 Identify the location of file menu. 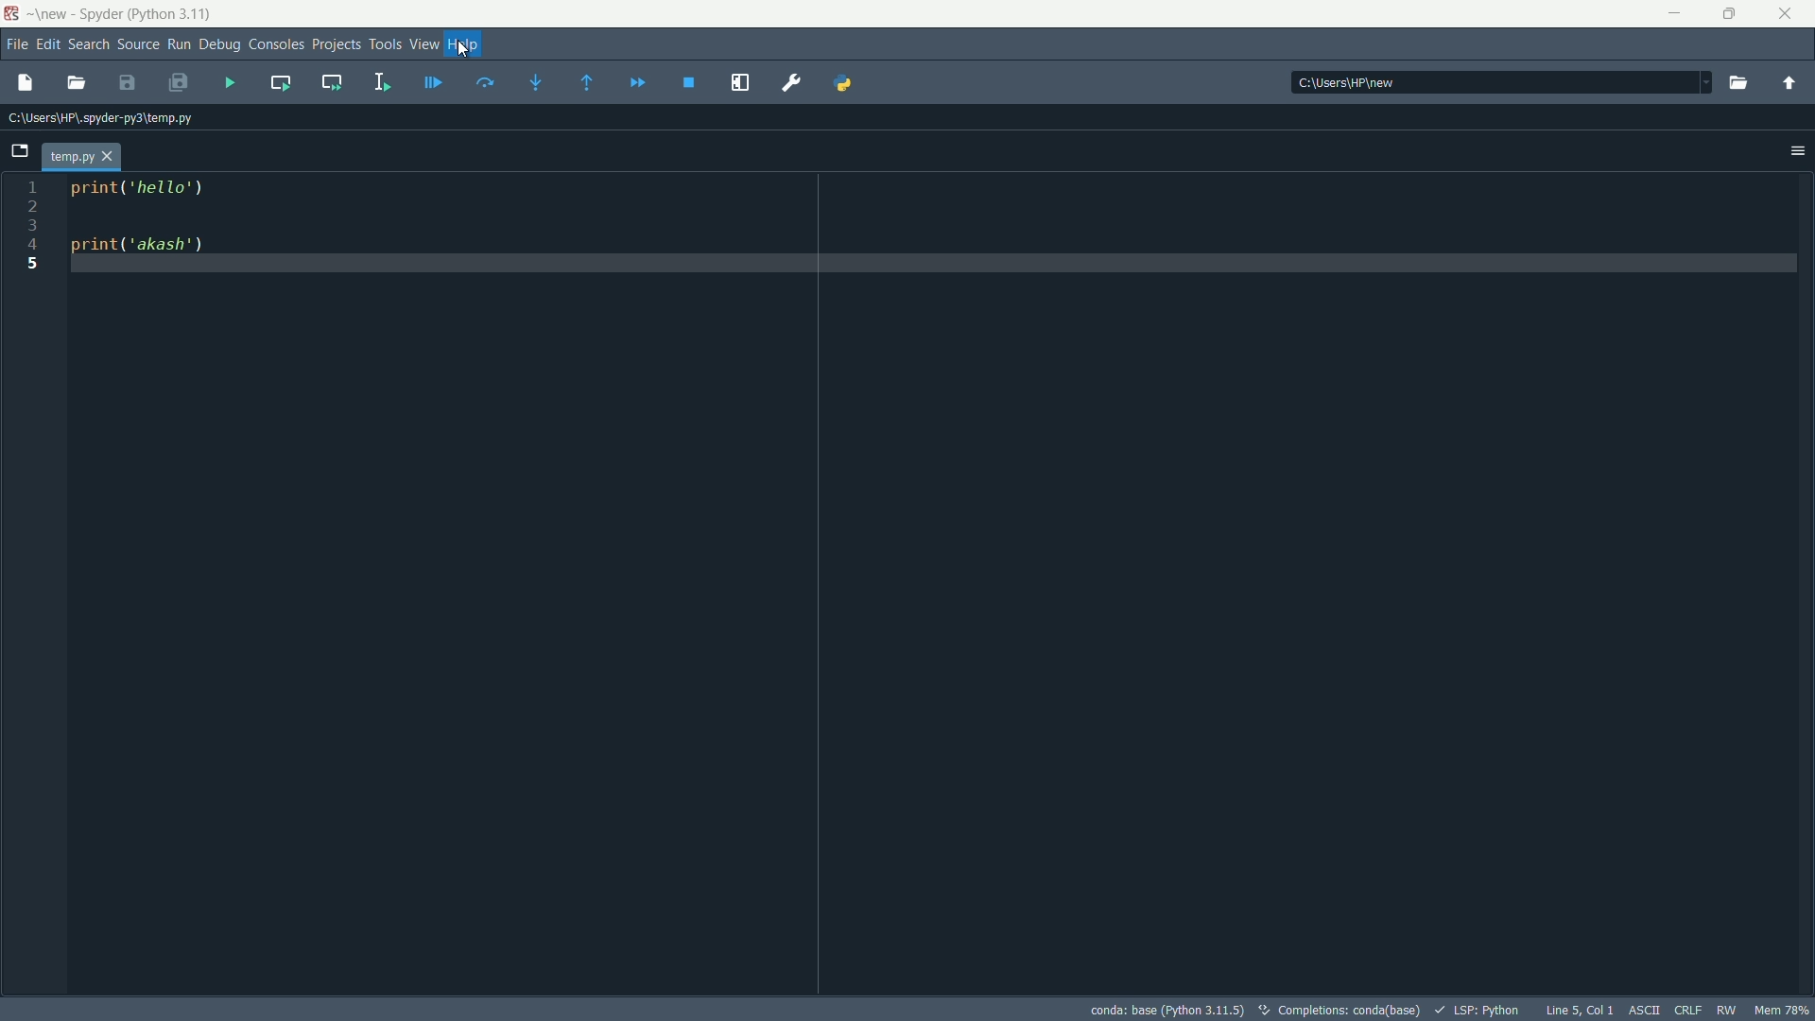
(17, 43).